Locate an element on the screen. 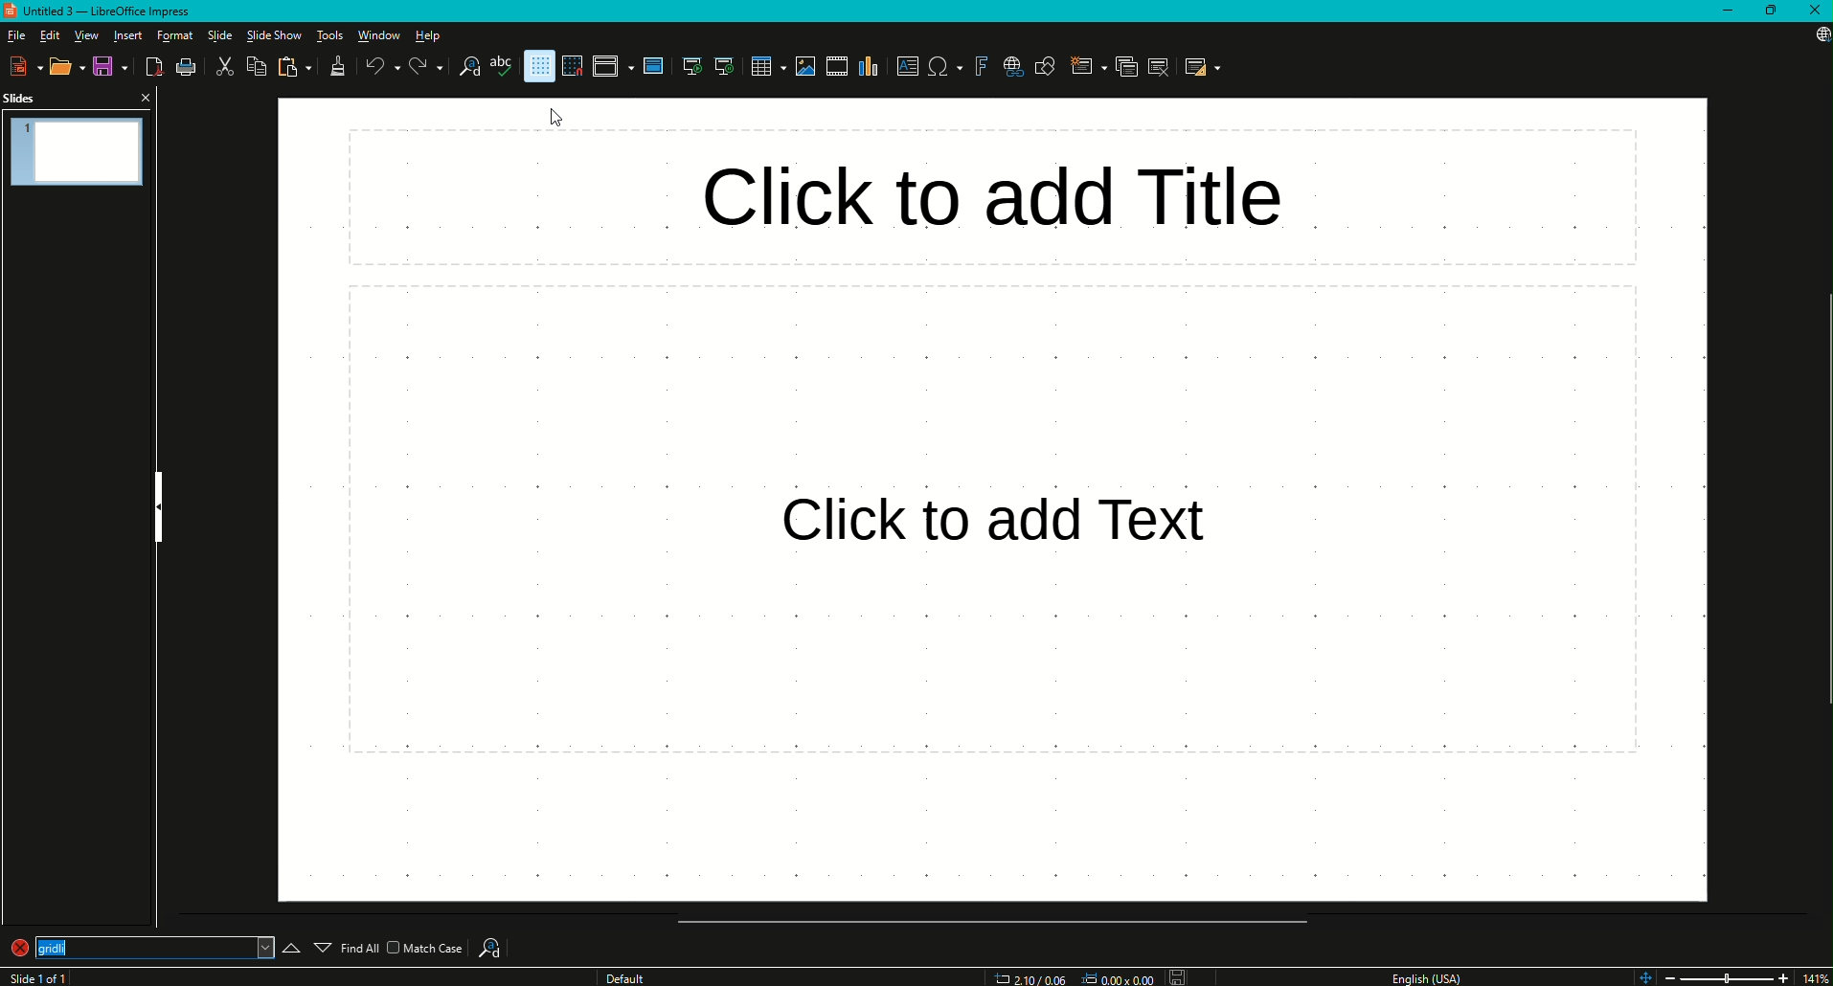 This screenshot has width=1833, height=986. Clone formatting is located at coordinates (339, 65).